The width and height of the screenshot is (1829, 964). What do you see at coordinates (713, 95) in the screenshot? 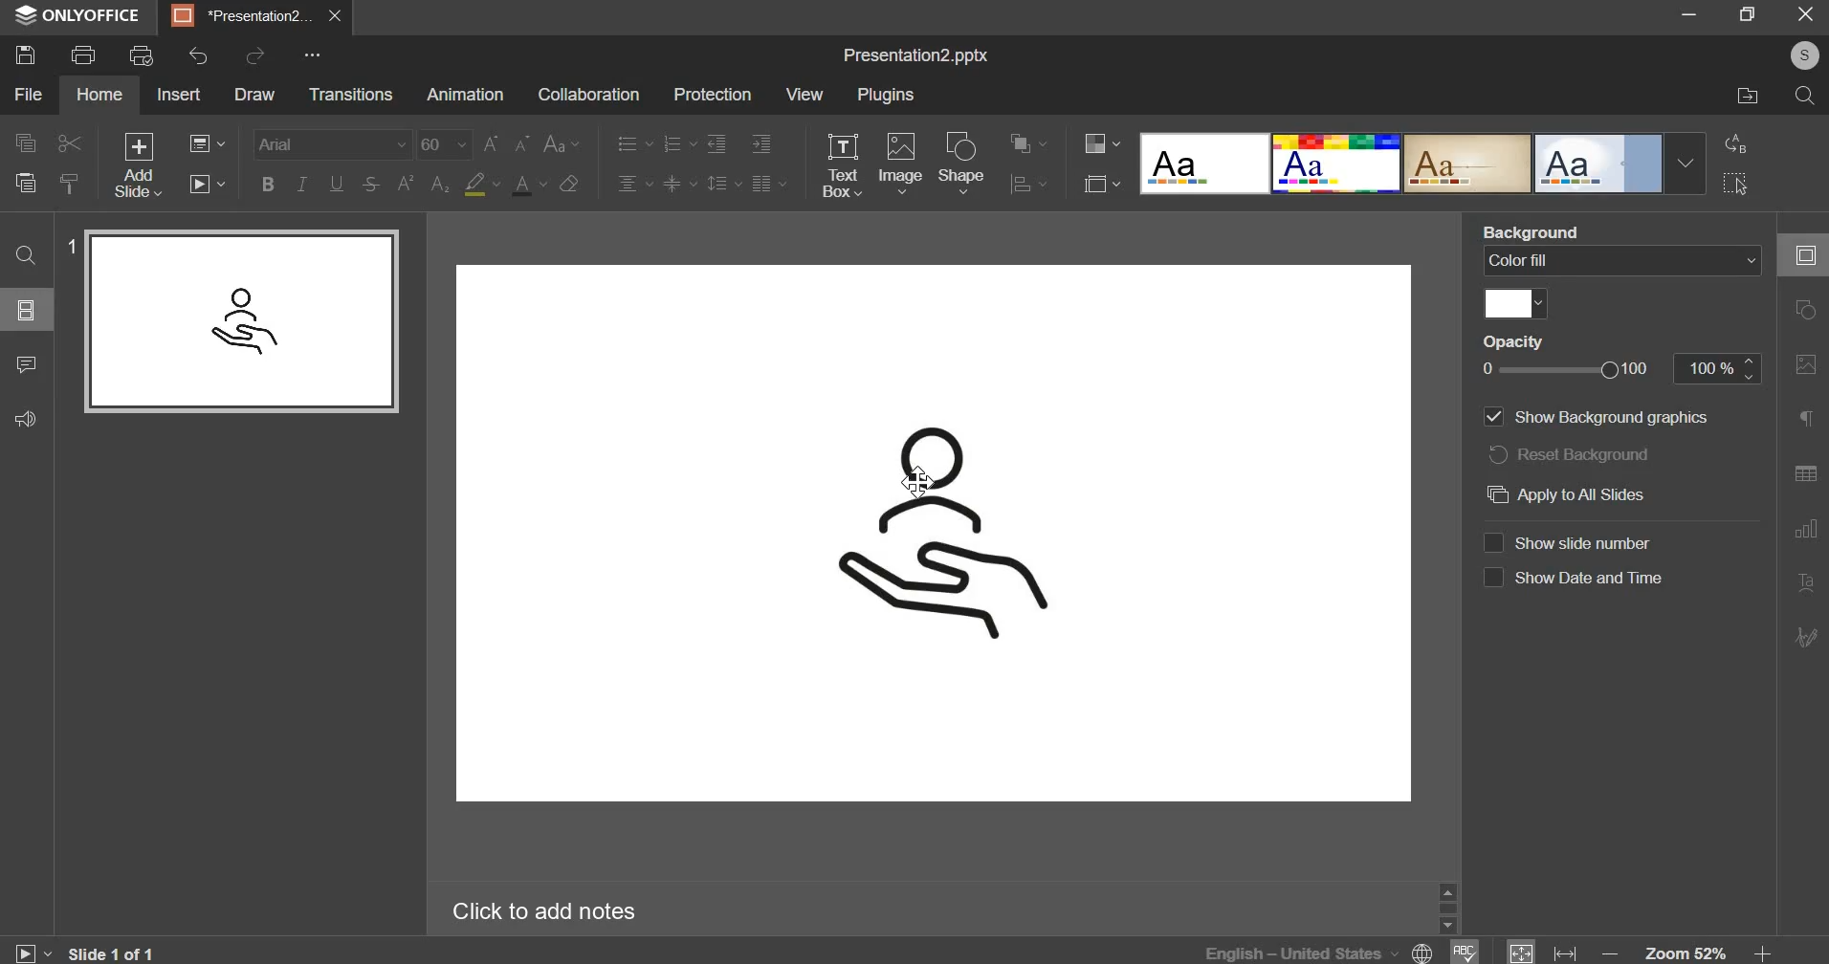
I see `protection` at bounding box center [713, 95].